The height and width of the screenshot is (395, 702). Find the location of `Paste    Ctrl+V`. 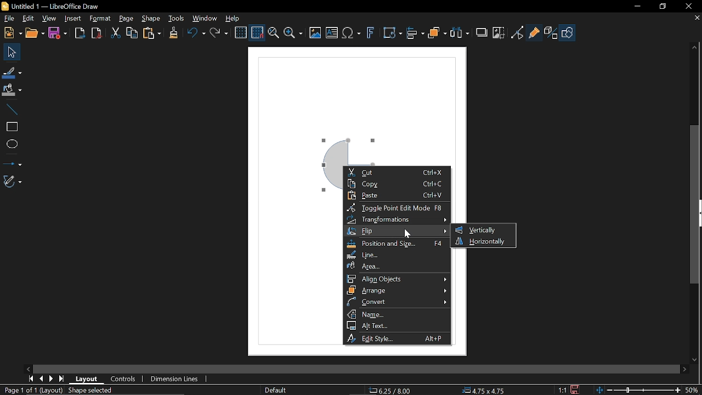

Paste    Ctrl+V is located at coordinates (397, 196).